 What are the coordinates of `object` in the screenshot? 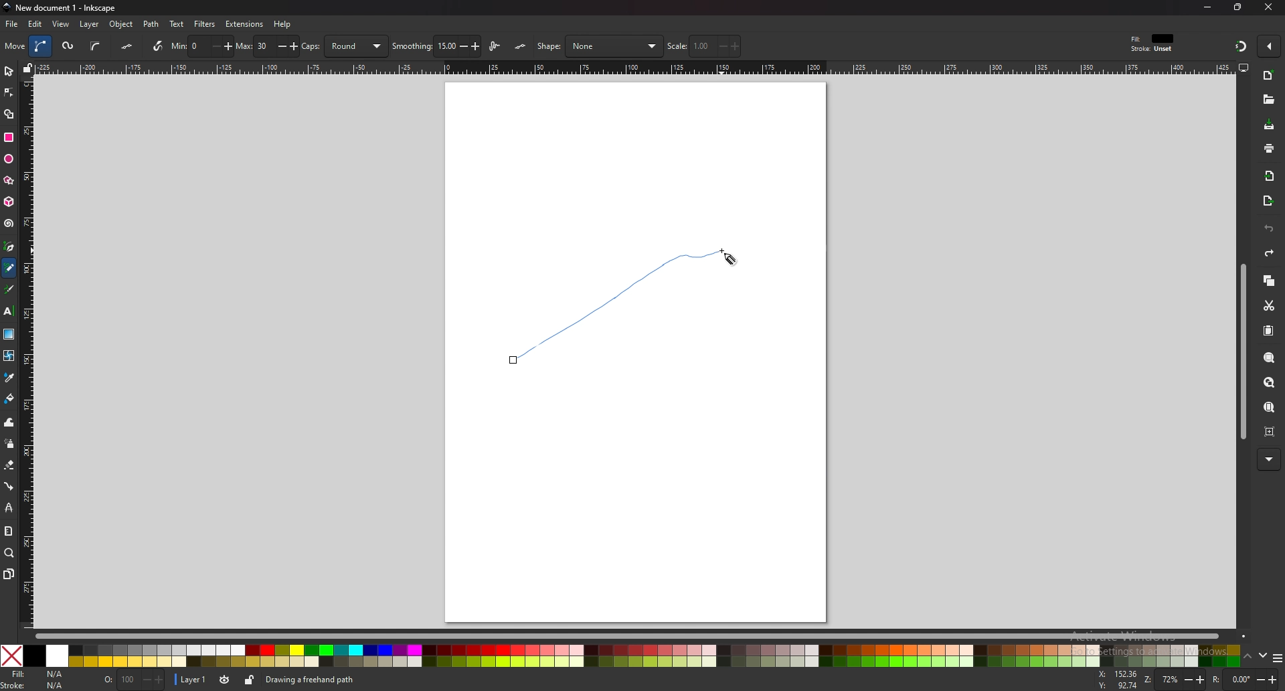 It's located at (121, 24).